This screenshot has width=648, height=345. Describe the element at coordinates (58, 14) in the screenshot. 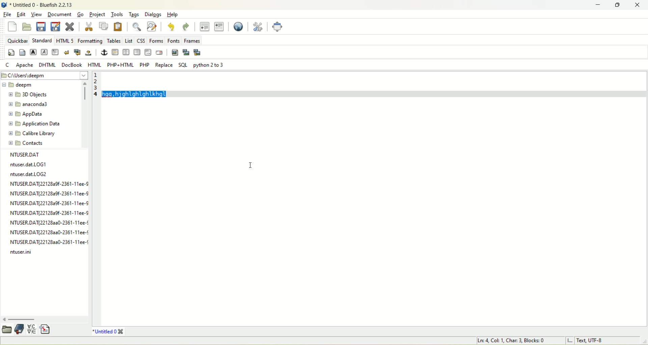

I see `document` at that location.